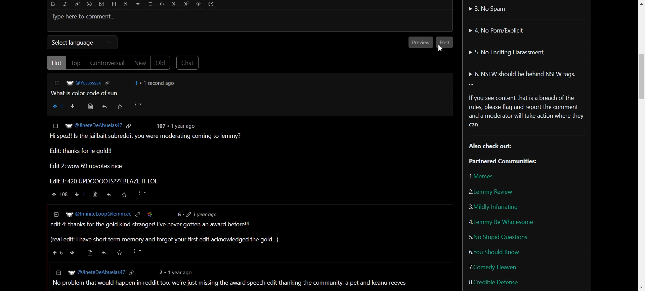  What do you see at coordinates (124, 195) in the screenshot?
I see `saved` at bounding box center [124, 195].